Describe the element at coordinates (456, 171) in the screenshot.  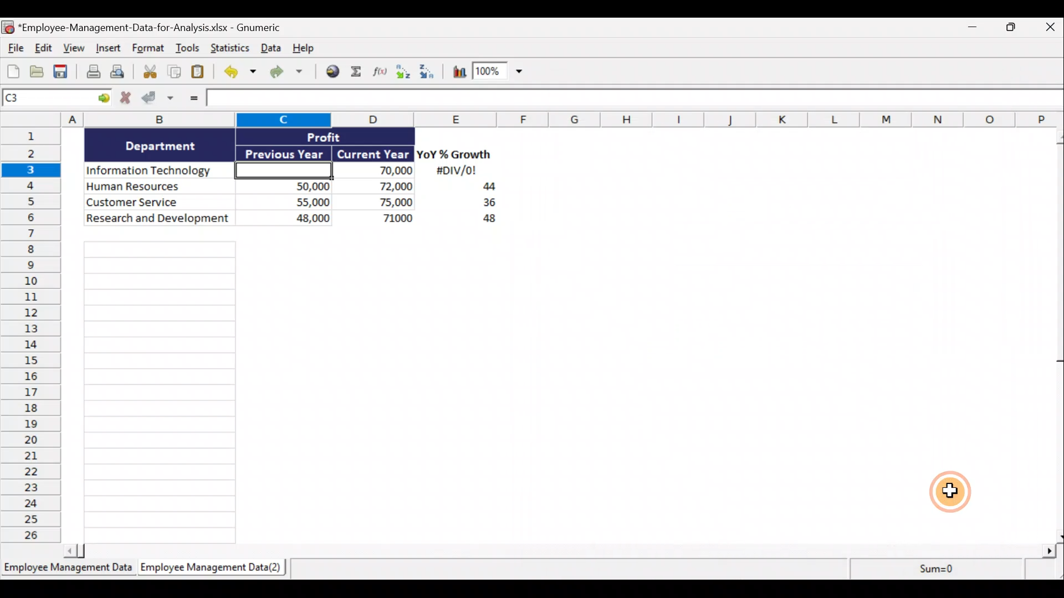
I see `#DIV/0!` at that location.